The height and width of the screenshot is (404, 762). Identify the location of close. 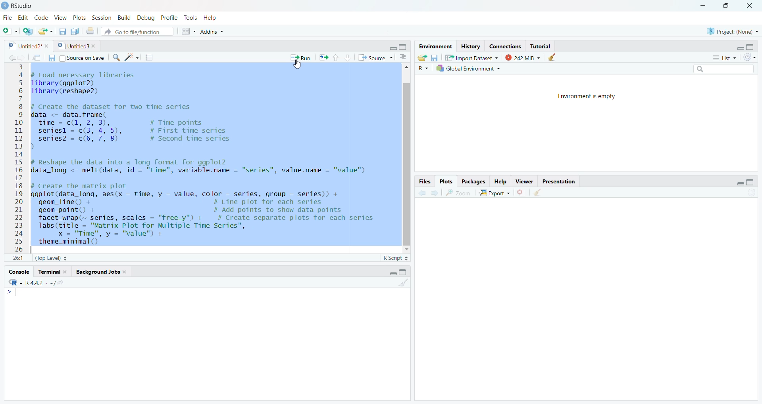
(96, 46).